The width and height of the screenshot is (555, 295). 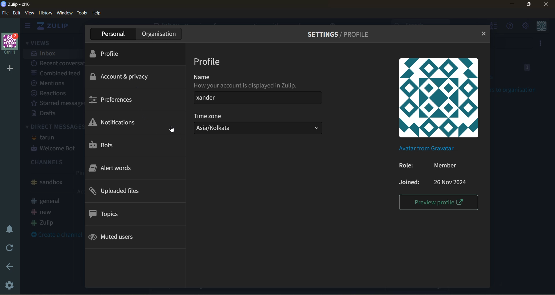 I want to click on help menu, so click(x=508, y=26).